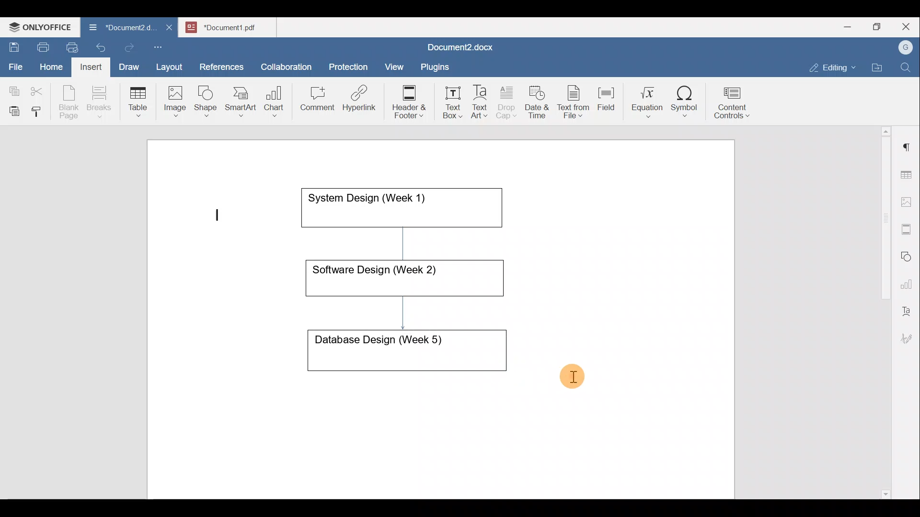 The image size is (920, 517). Describe the element at coordinates (117, 29) in the screenshot. I see `Document name` at that location.